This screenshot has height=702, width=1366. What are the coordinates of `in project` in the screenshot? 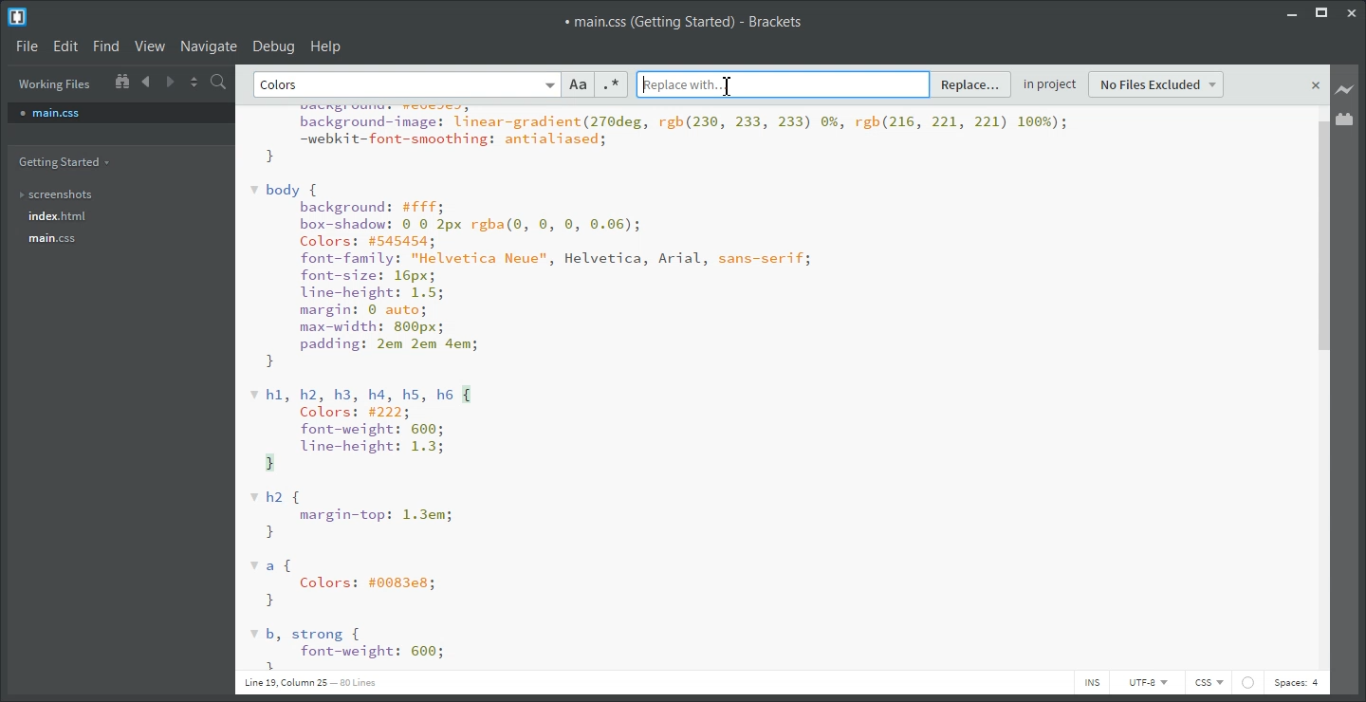 It's located at (1049, 87).